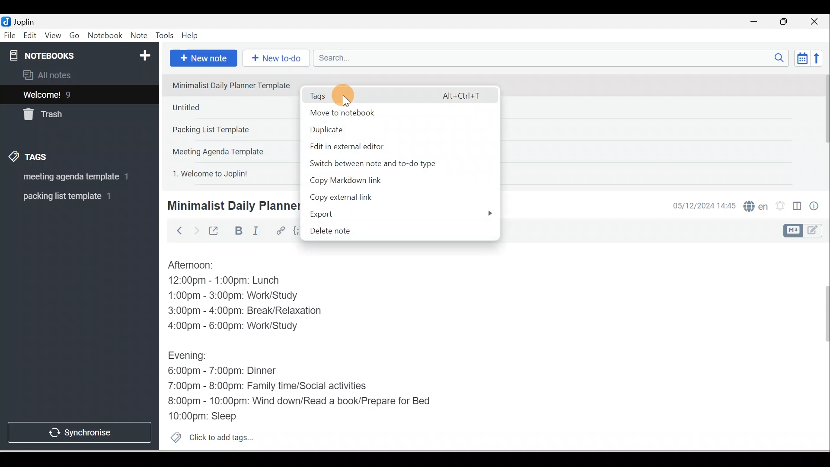 This screenshot has width=830, height=467. Describe the element at coordinates (231, 206) in the screenshot. I see `Minimalist Daily Planner Template` at that location.